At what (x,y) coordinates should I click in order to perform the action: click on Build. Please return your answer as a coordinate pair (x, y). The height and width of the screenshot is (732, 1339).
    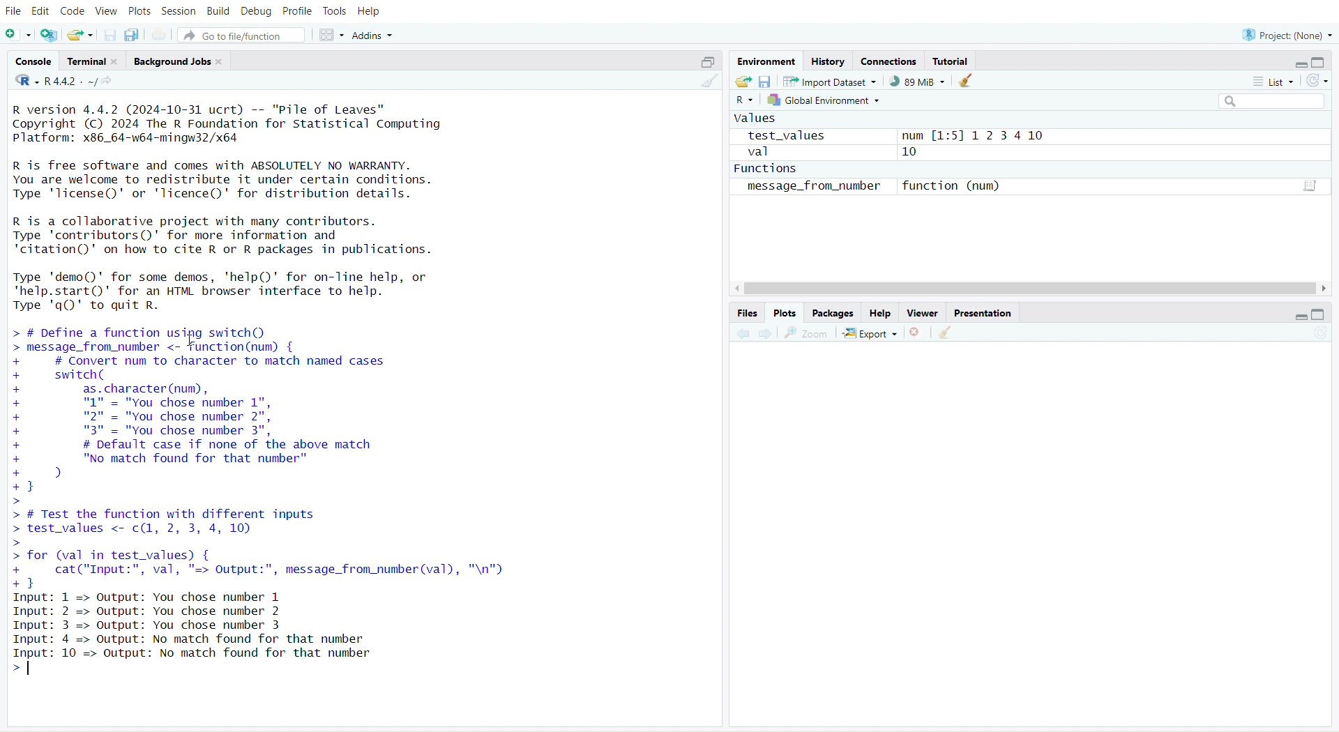
    Looking at the image, I should click on (220, 11).